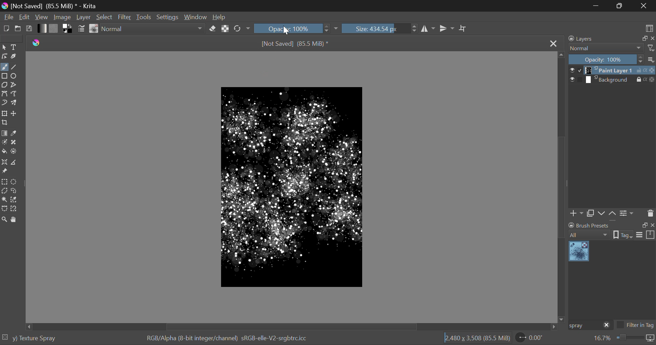  I want to click on Freehand Selection, so click(14, 191).